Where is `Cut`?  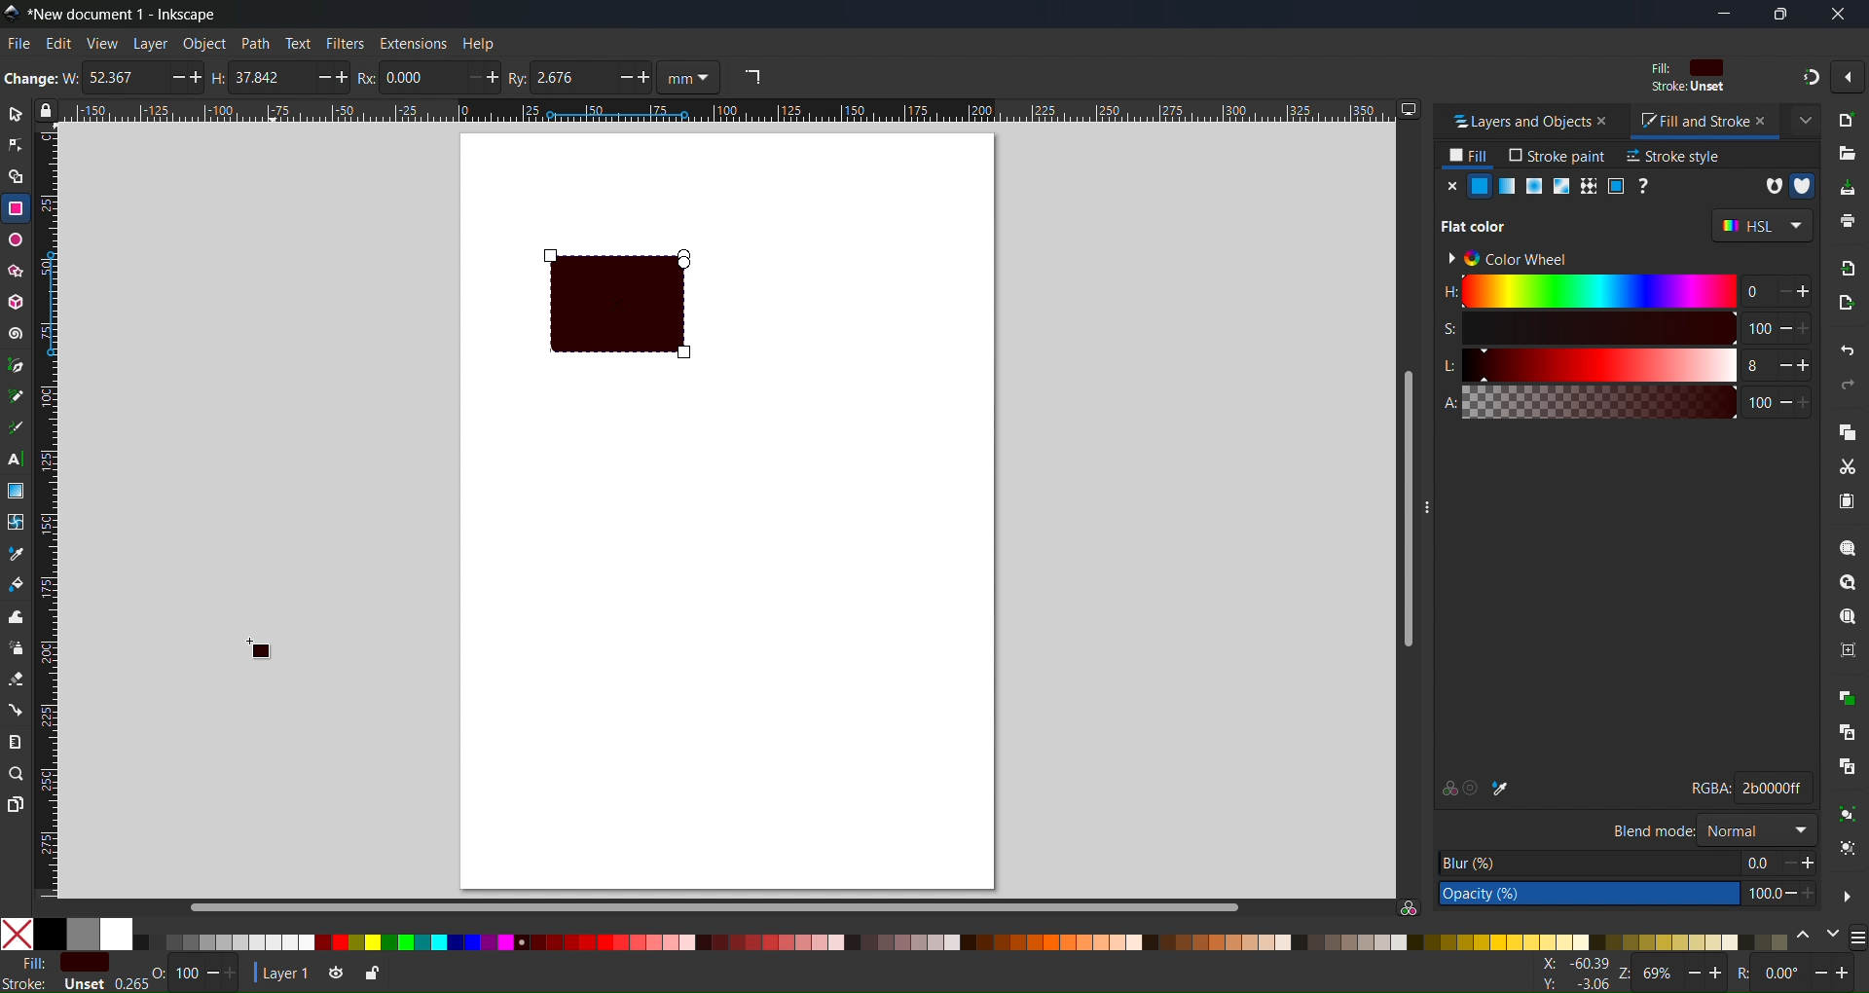
Cut is located at coordinates (1846, 466).